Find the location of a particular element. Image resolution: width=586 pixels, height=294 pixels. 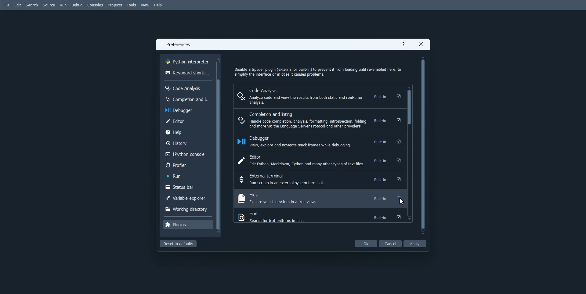

Close is located at coordinates (421, 44).